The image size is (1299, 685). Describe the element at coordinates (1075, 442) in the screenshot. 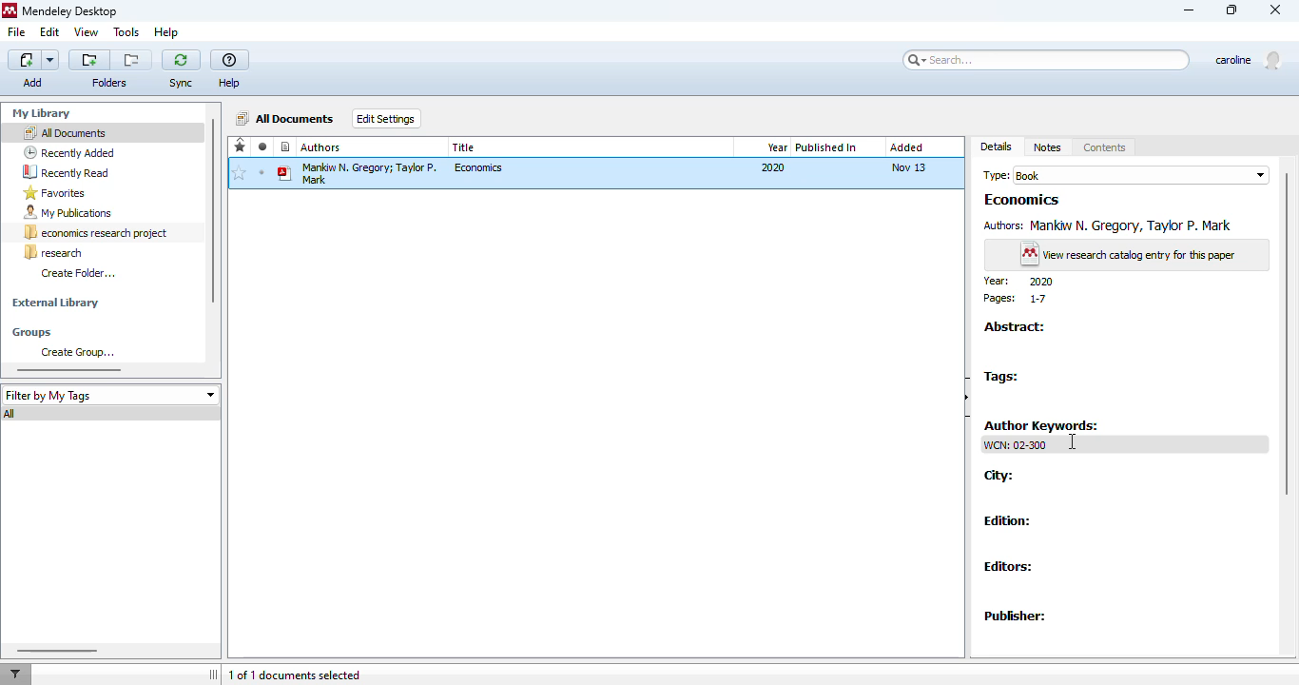

I see `cursor` at that location.